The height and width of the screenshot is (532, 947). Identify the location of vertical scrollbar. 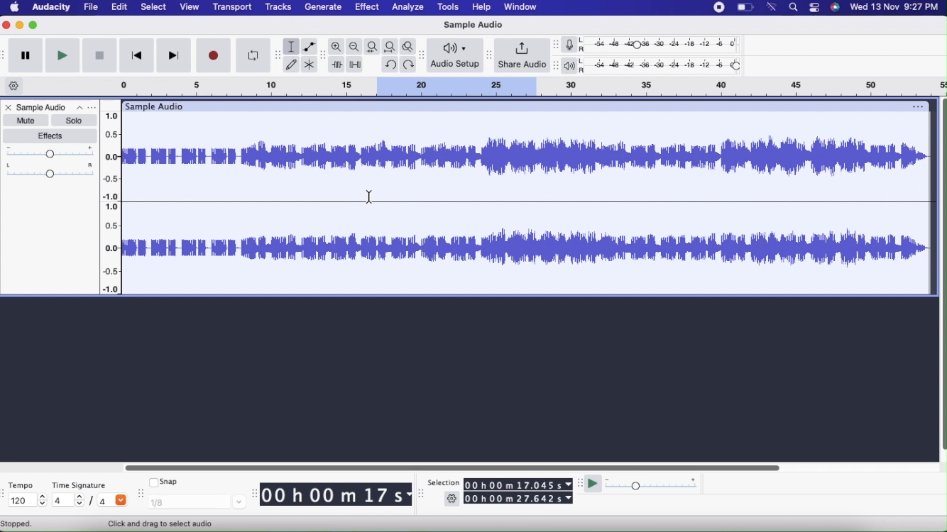
(941, 275).